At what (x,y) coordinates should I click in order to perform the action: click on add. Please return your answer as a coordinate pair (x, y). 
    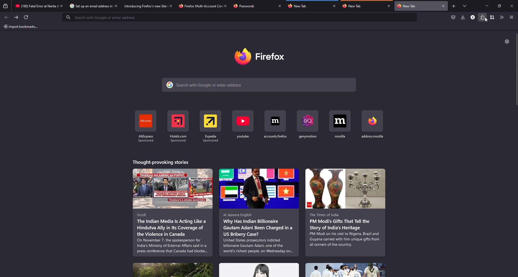
    Looking at the image, I should click on (454, 6).